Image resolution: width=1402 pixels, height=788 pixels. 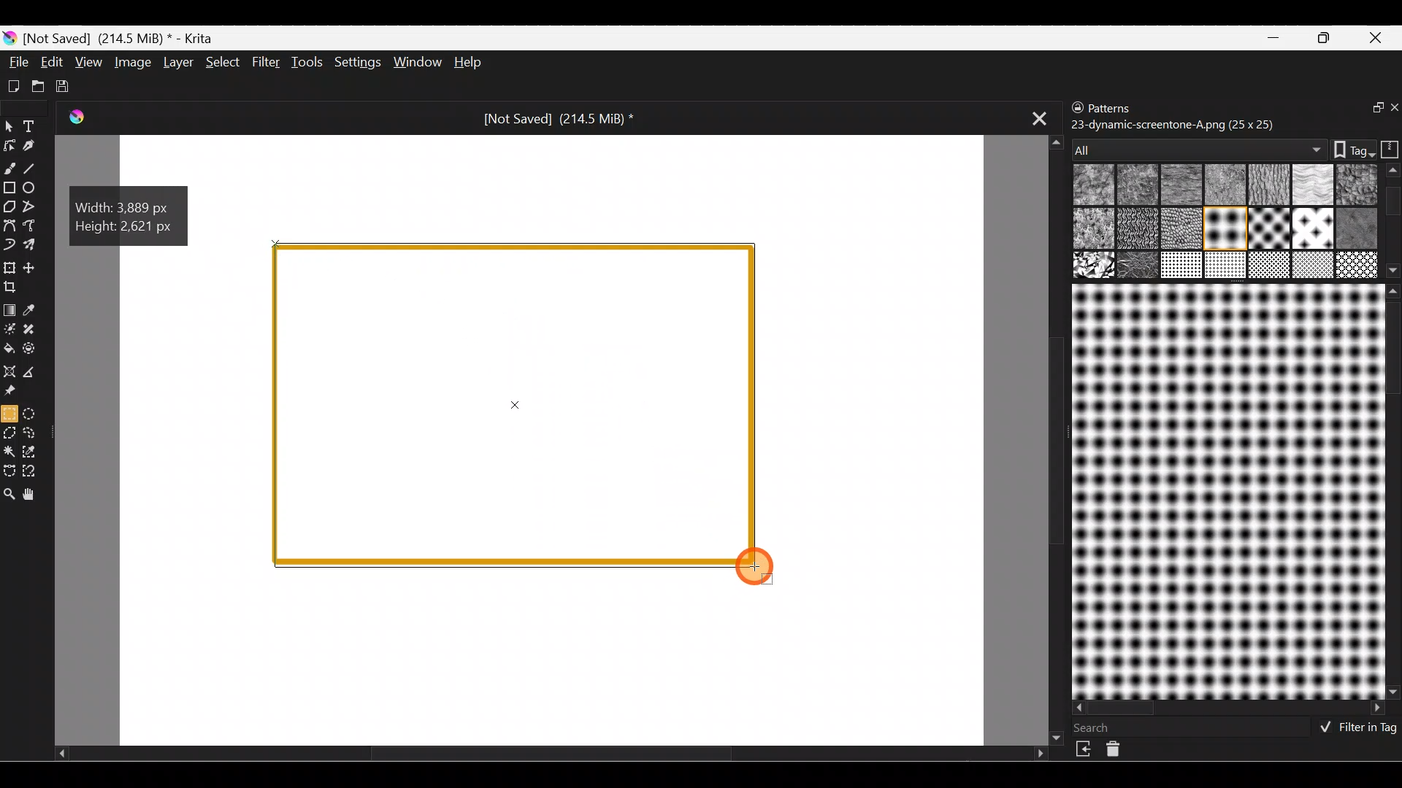 What do you see at coordinates (1387, 148) in the screenshot?
I see `Storage resources` at bounding box center [1387, 148].